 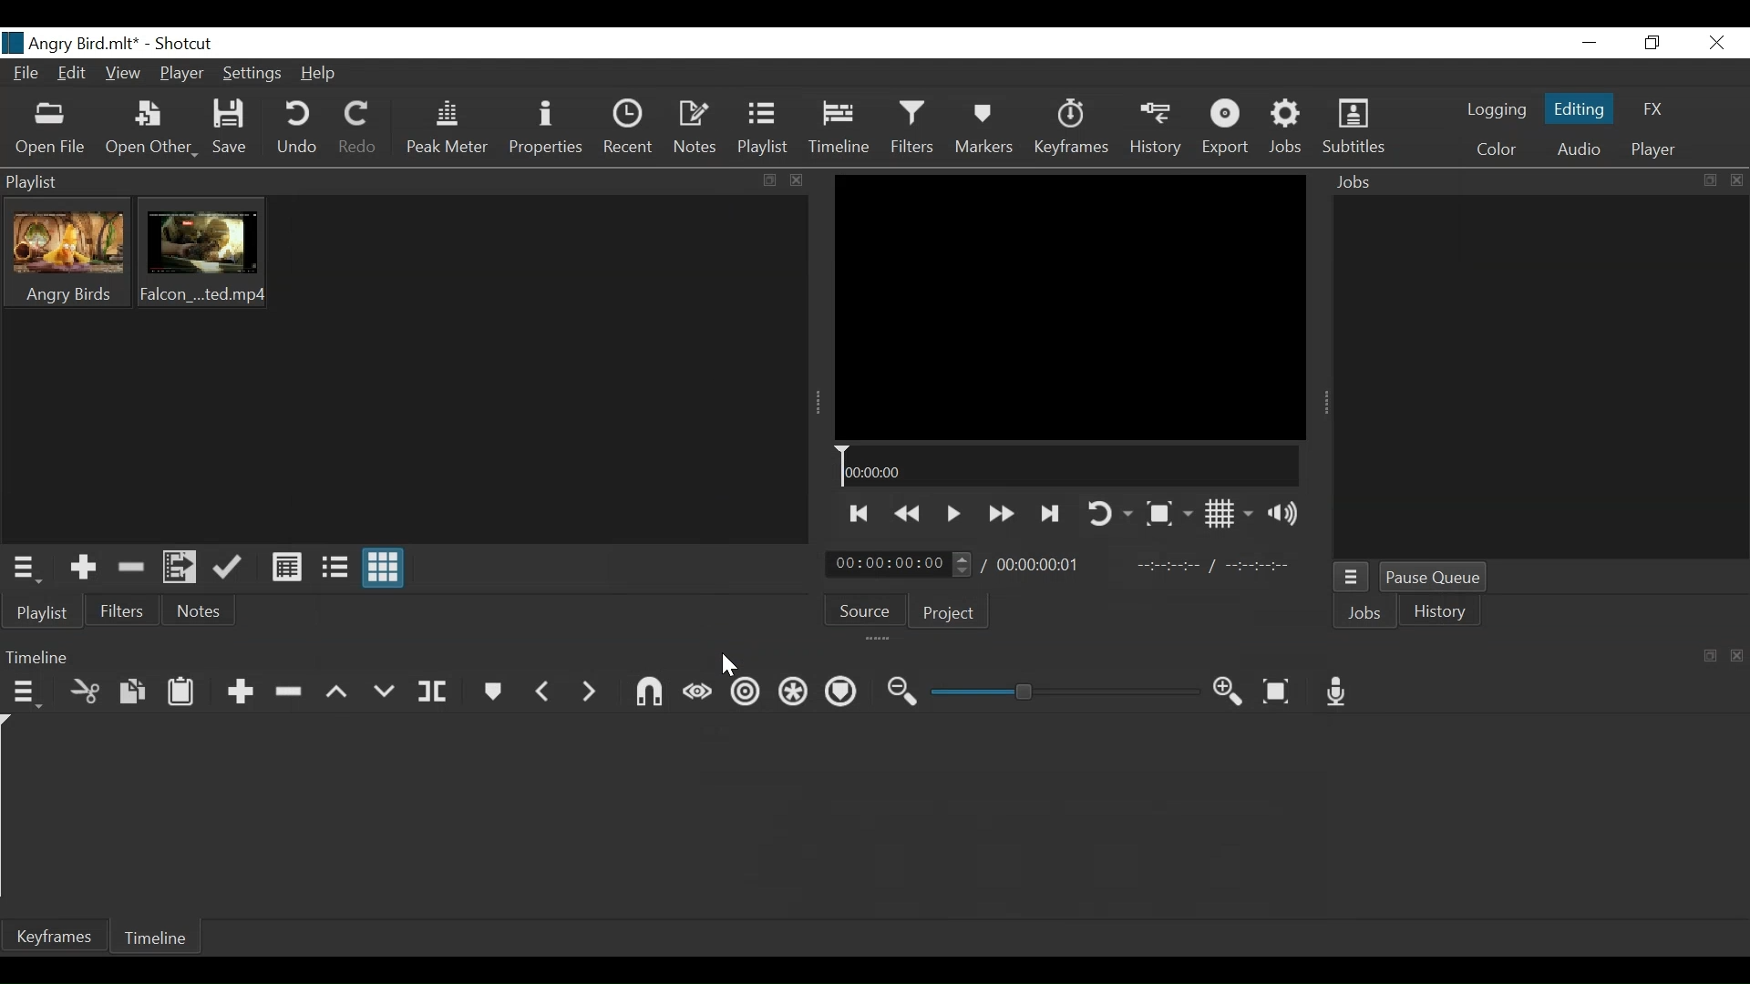 I want to click on Jobs Panel, so click(x=1539, y=377).